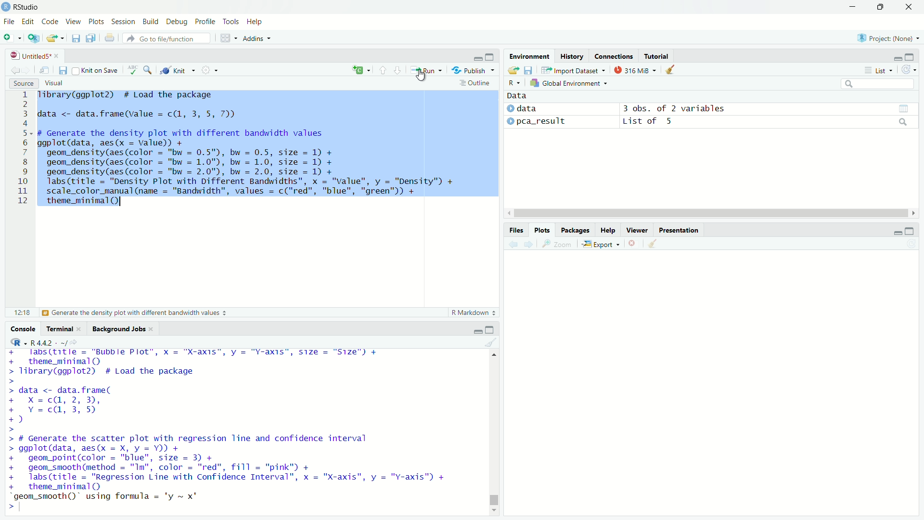 This screenshot has width=924, height=520. Describe the element at coordinates (613, 55) in the screenshot. I see `Connections` at that location.